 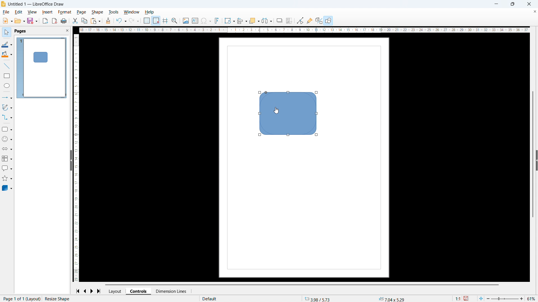 I want to click on Print , so click(x=64, y=21).